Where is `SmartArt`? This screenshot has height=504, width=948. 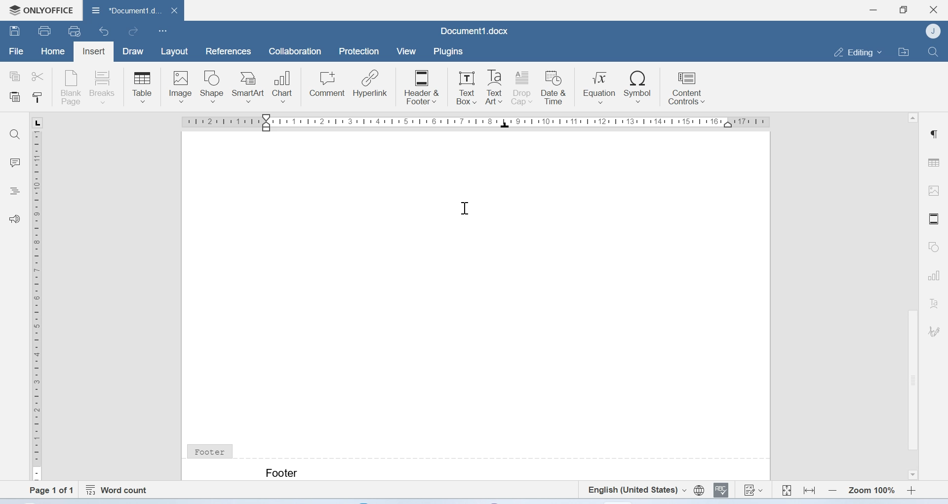
SmartArt is located at coordinates (250, 85).